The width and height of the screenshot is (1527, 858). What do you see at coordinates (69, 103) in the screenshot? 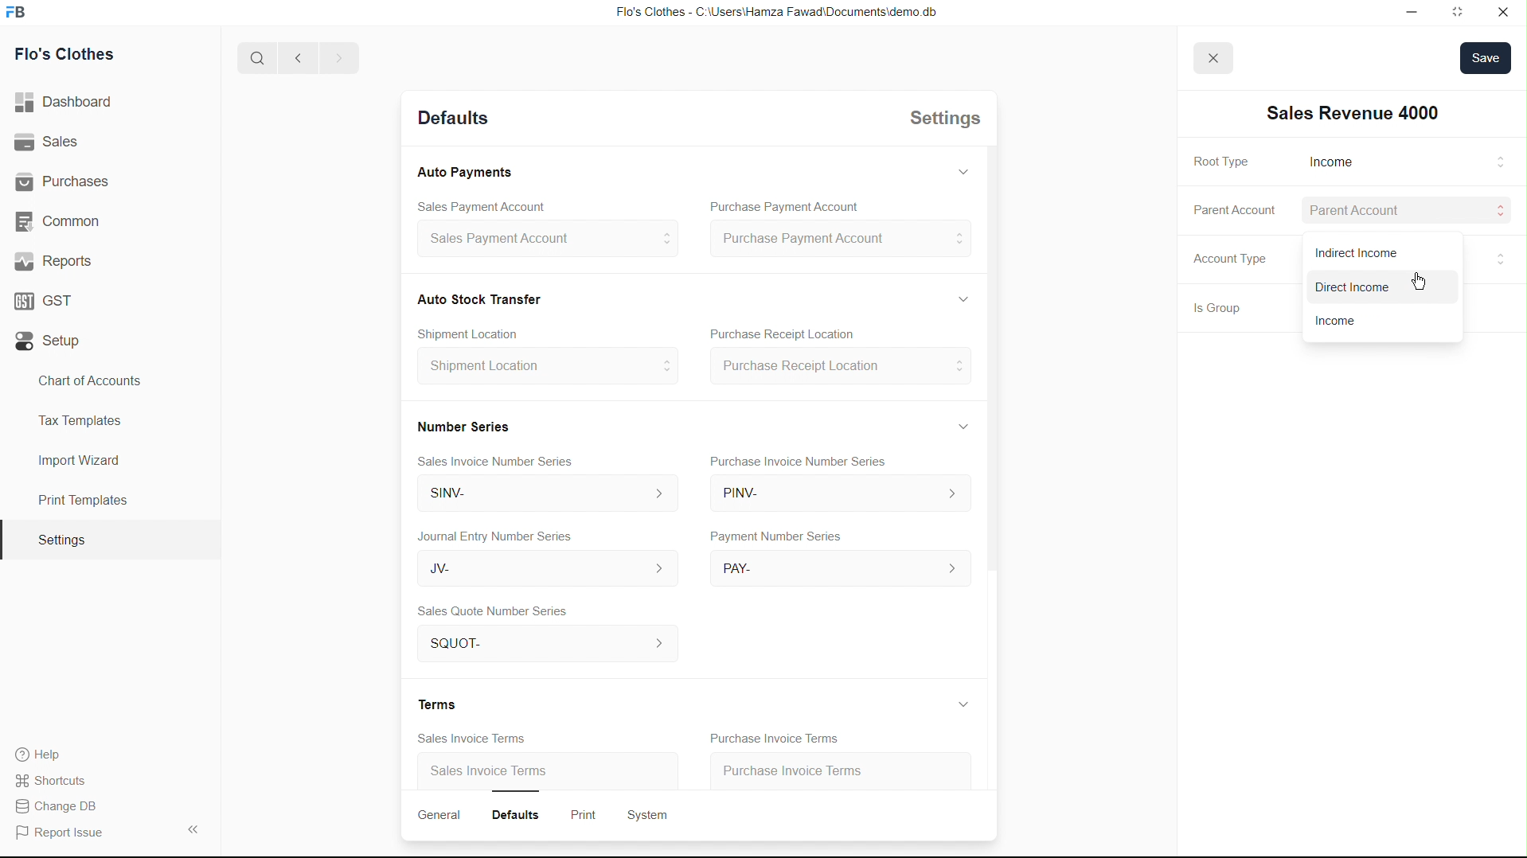
I see `Dashboard` at bounding box center [69, 103].